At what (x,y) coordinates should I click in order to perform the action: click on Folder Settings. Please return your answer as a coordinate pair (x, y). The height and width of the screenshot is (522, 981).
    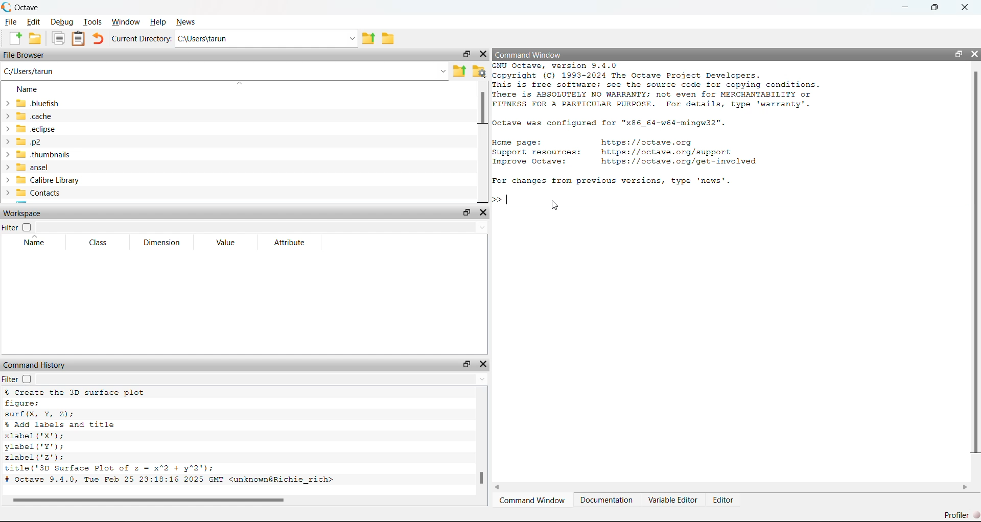
    Looking at the image, I should click on (479, 71).